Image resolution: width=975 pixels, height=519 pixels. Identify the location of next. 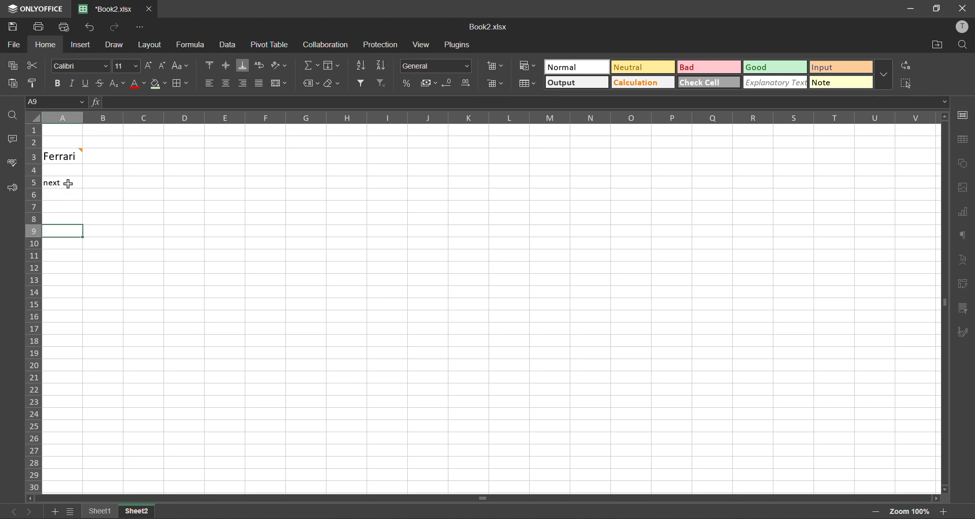
(28, 511).